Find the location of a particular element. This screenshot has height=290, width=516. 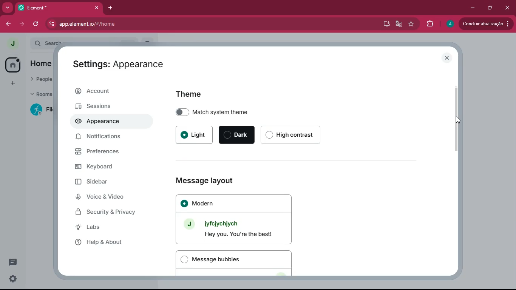

close is located at coordinates (449, 58).